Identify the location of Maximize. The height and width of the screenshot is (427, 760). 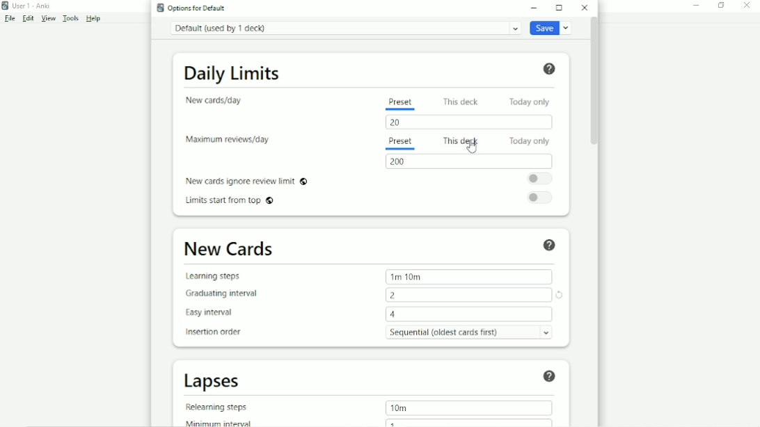
(560, 8).